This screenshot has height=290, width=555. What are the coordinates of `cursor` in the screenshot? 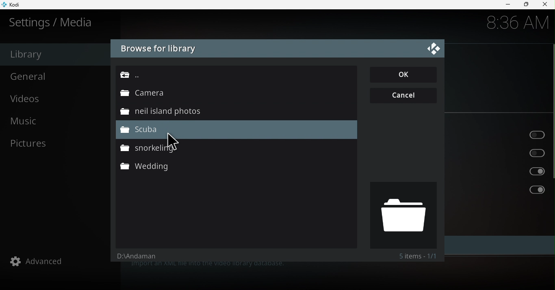 It's located at (174, 142).